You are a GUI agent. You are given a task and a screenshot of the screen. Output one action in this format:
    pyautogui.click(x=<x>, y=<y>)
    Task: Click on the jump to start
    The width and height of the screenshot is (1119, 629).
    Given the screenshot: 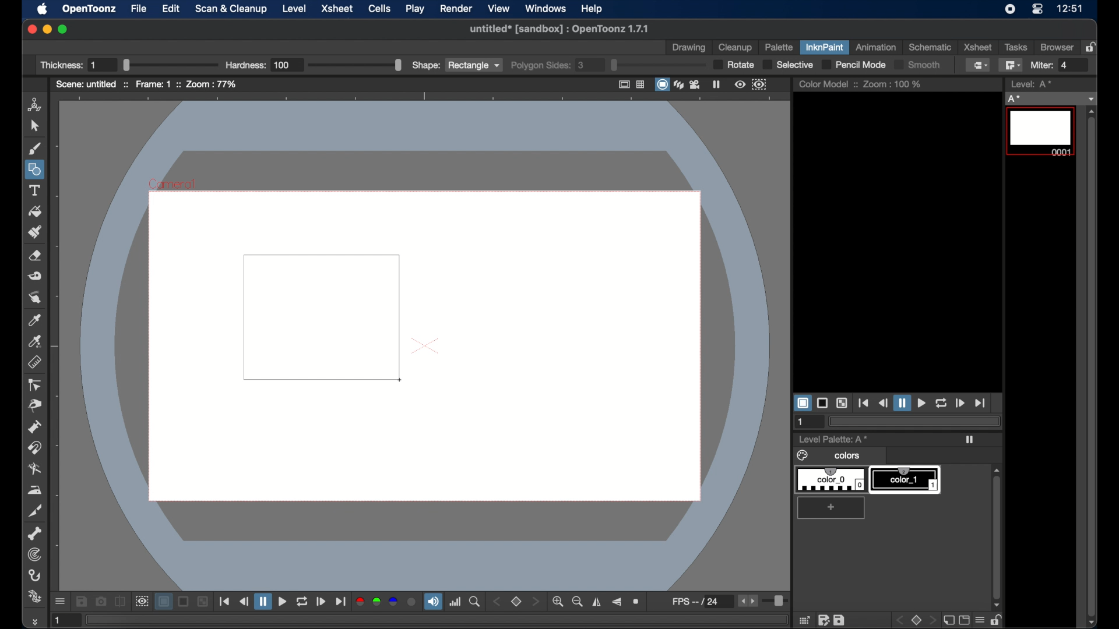 What is the action you would take?
    pyautogui.click(x=864, y=403)
    